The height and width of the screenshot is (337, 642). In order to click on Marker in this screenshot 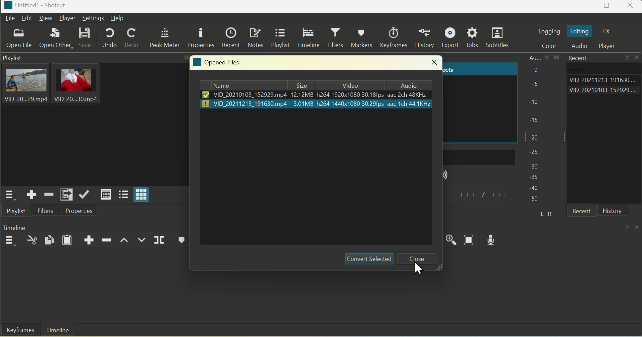, I will do `click(180, 241)`.